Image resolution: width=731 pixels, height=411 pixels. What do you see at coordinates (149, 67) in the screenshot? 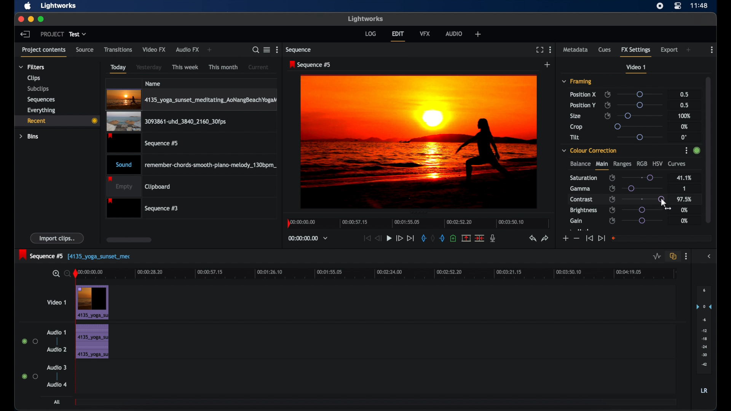
I see `yesterday` at bounding box center [149, 67].